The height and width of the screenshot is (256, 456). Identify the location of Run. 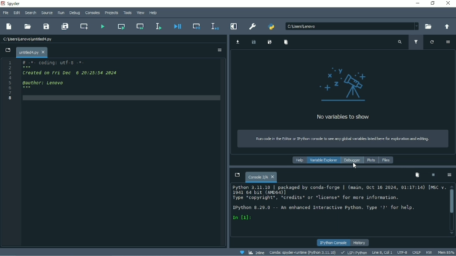
(61, 12).